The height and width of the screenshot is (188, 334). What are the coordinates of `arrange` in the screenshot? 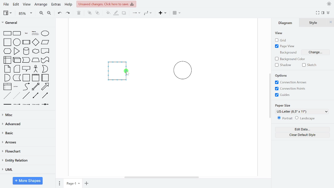 It's located at (41, 5).